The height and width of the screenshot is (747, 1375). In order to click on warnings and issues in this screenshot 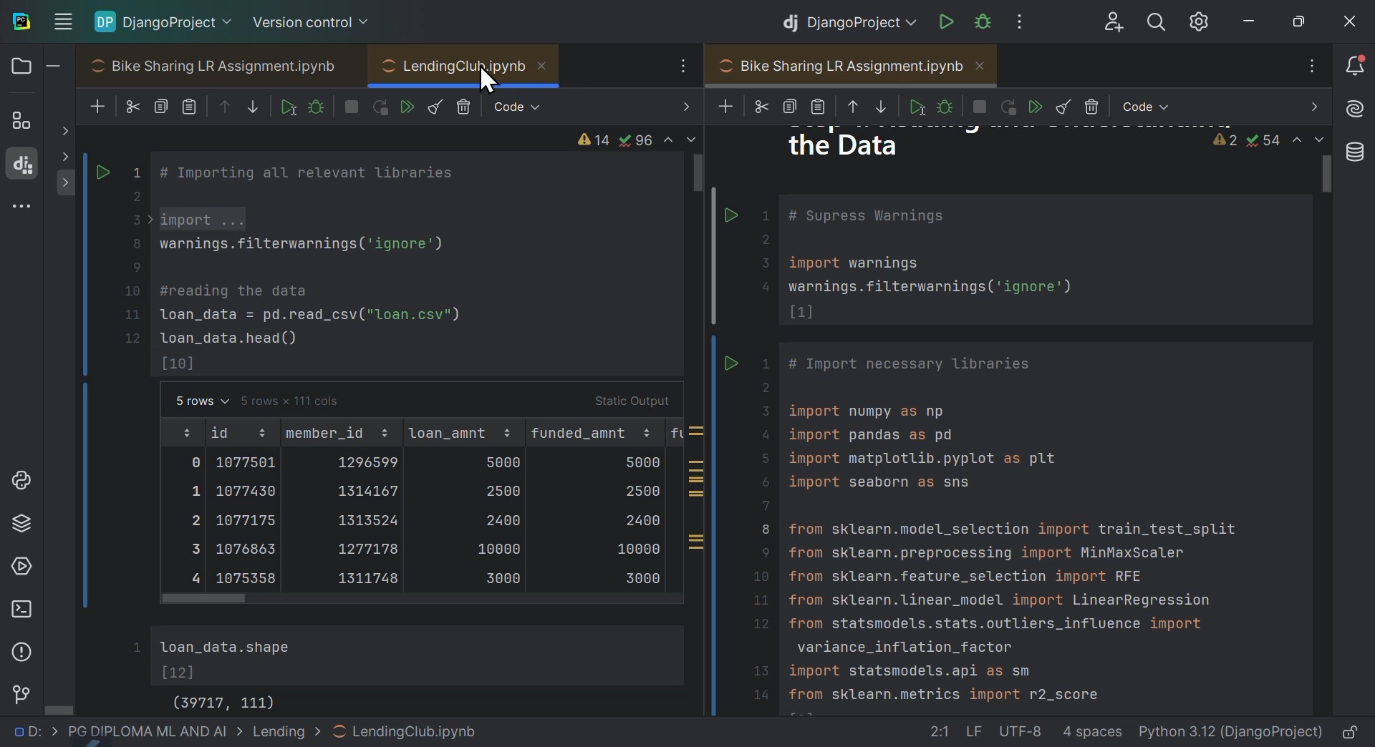, I will do `click(1267, 140)`.